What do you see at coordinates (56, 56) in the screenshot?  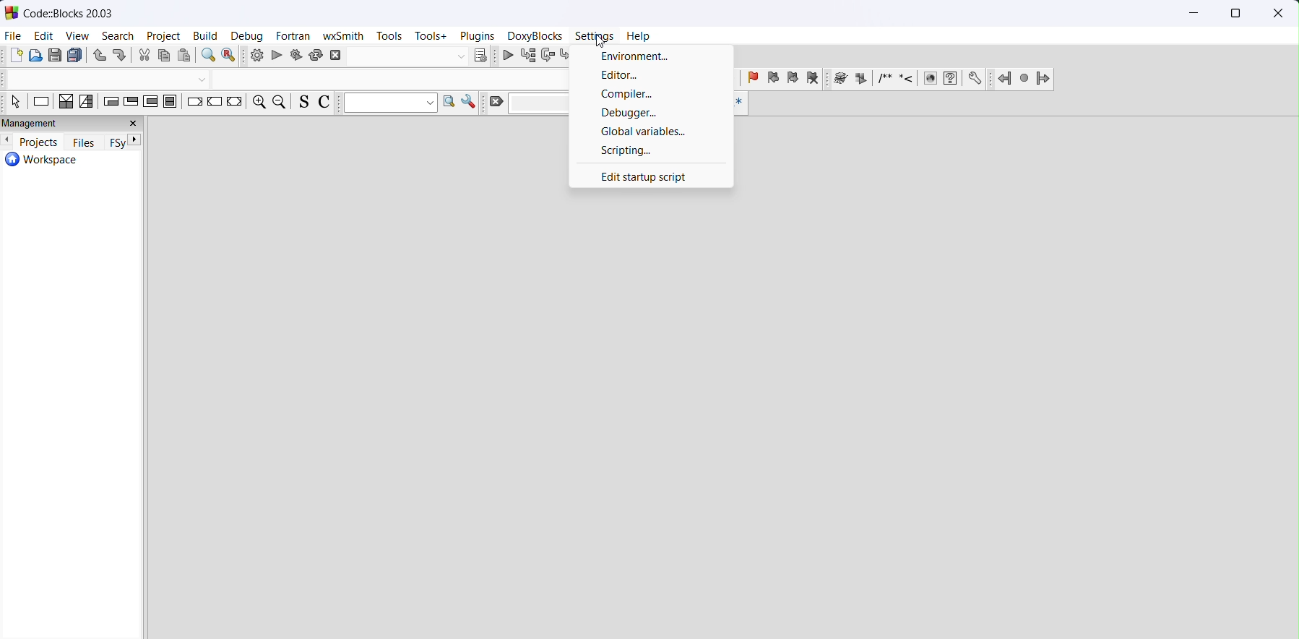 I see `save` at bounding box center [56, 56].